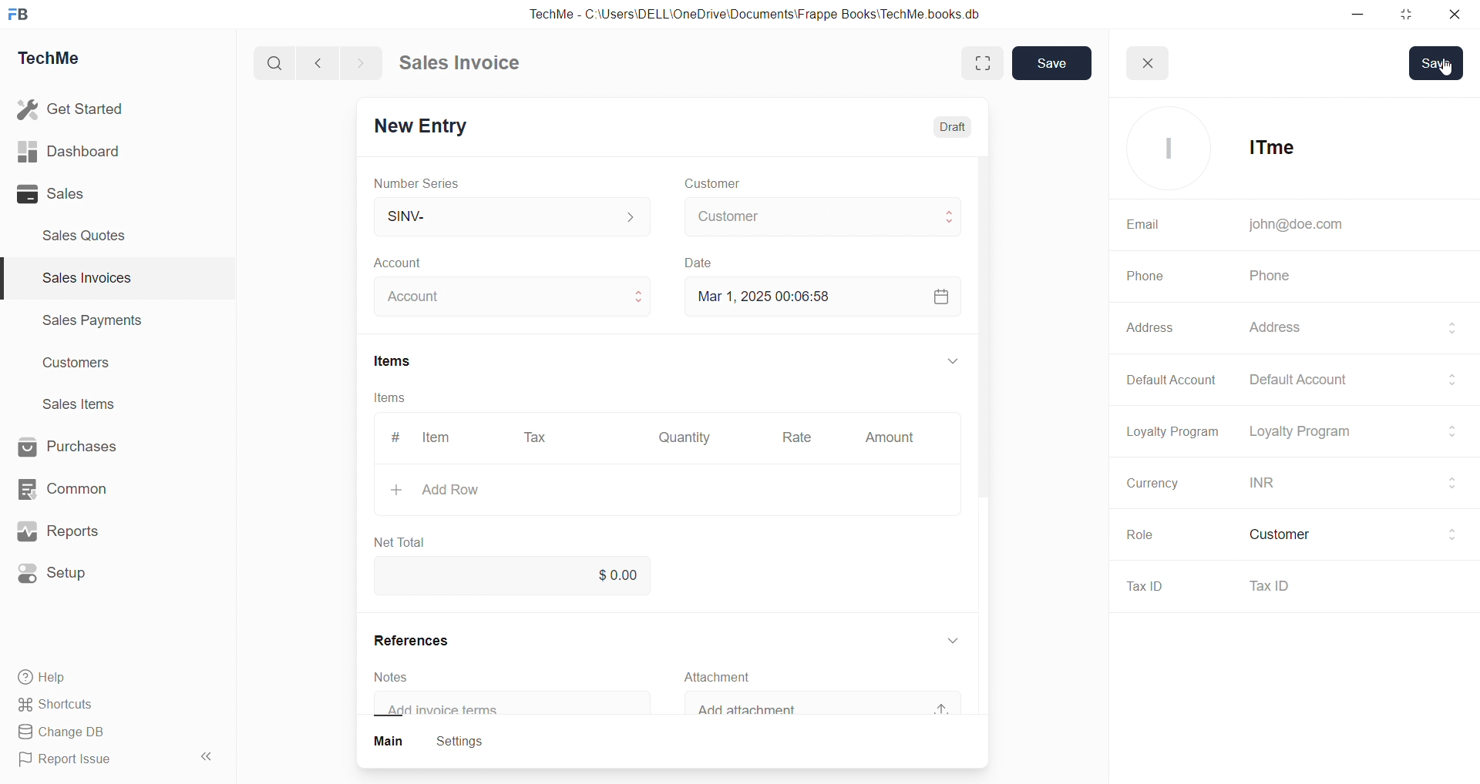 The image size is (1480, 784). I want to click on Quantity, so click(684, 433).